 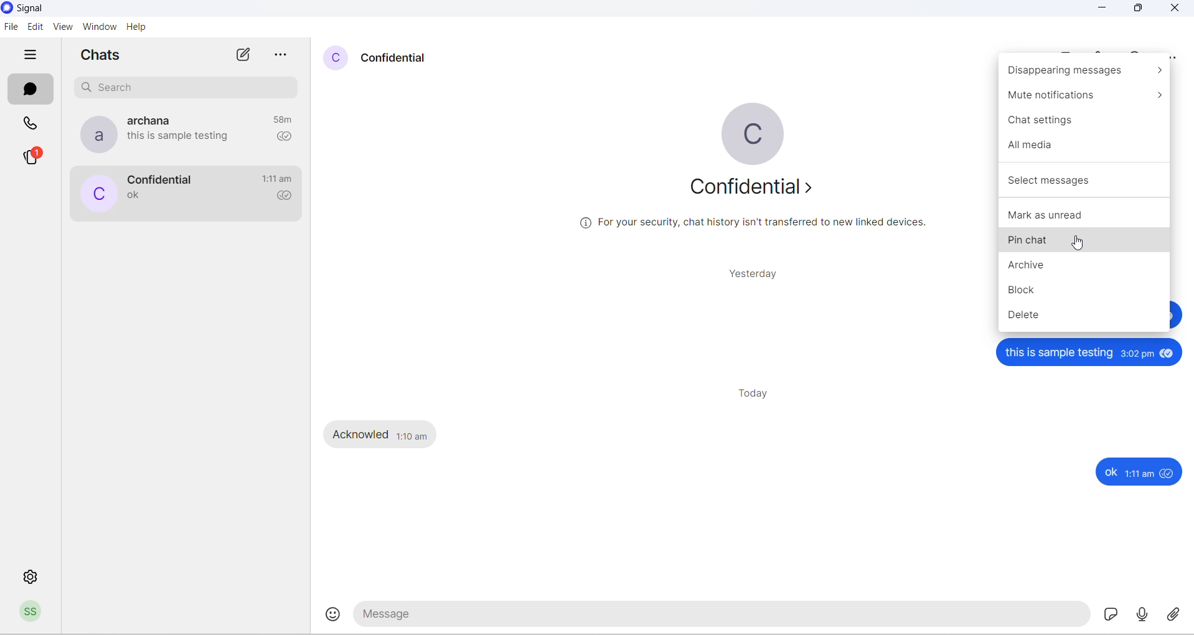 What do you see at coordinates (1066, 54) in the screenshot?
I see `video call` at bounding box center [1066, 54].